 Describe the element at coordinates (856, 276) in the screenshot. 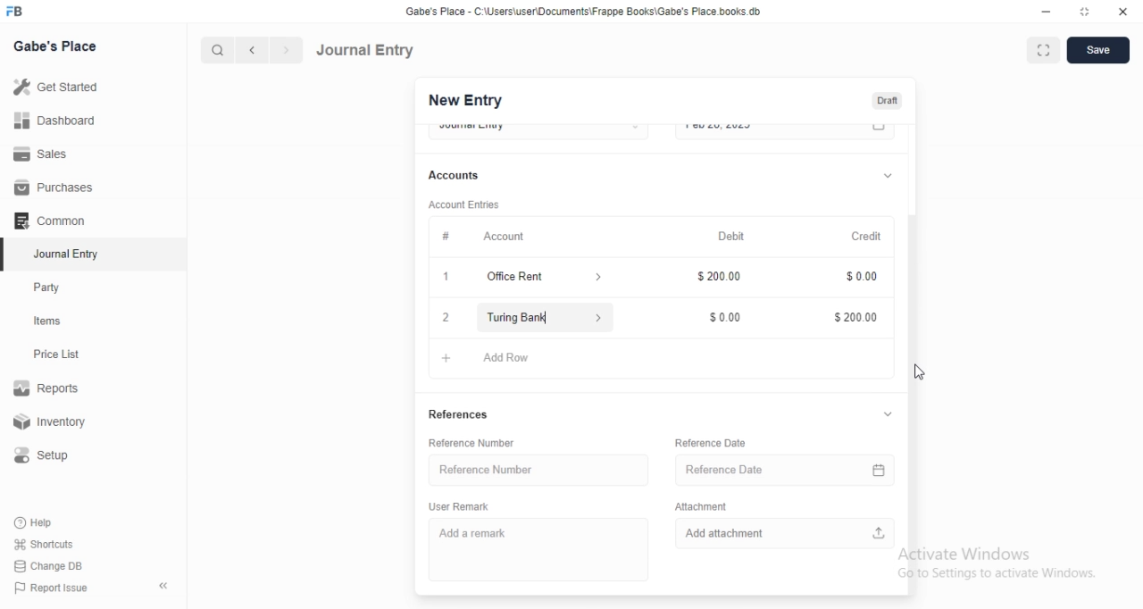

I see `` at that location.